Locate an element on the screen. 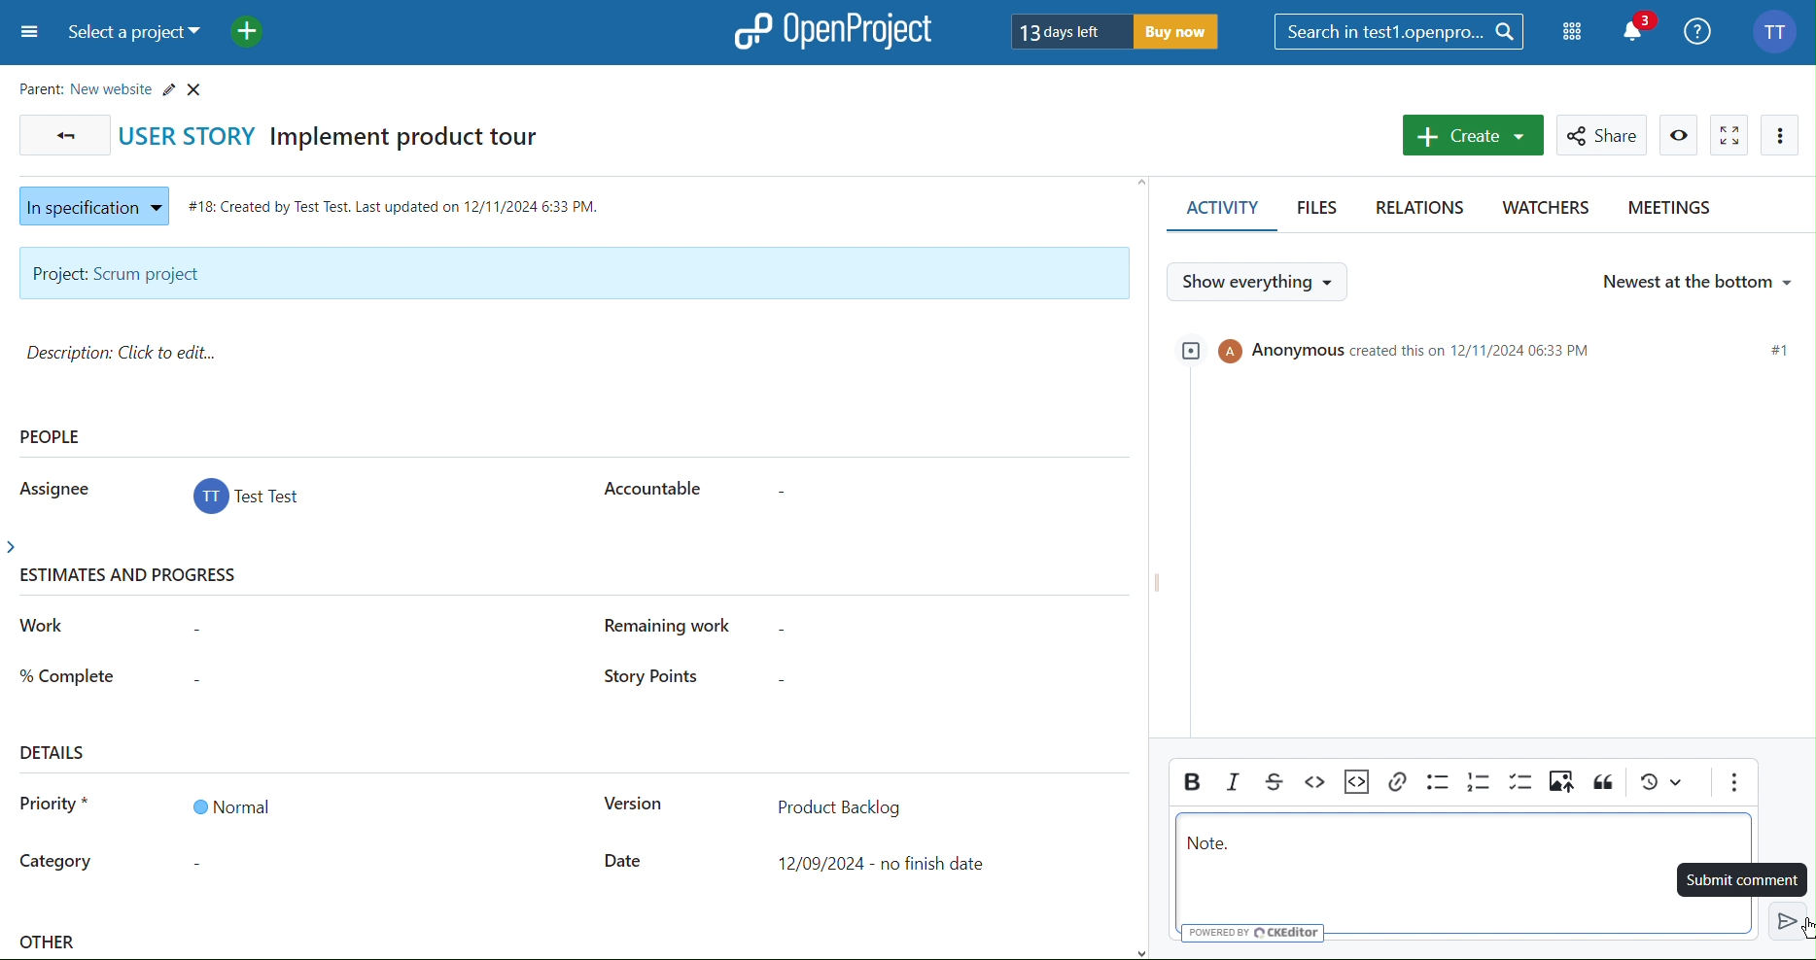 The width and height of the screenshot is (1816, 960). Insert Options is located at coordinates (1357, 782).